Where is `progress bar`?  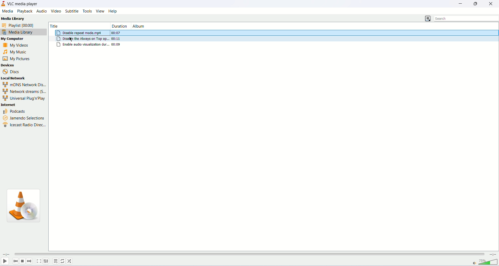
progress bar is located at coordinates (248, 255).